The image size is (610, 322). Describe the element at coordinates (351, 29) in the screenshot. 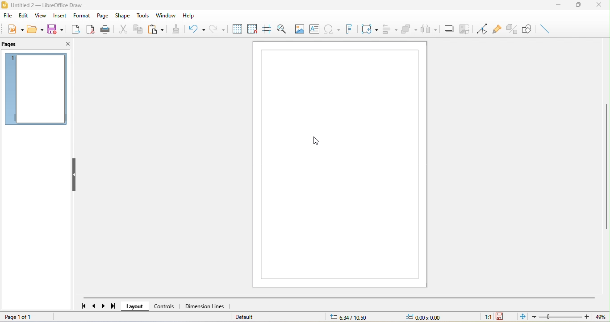

I see `font work text` at that location.